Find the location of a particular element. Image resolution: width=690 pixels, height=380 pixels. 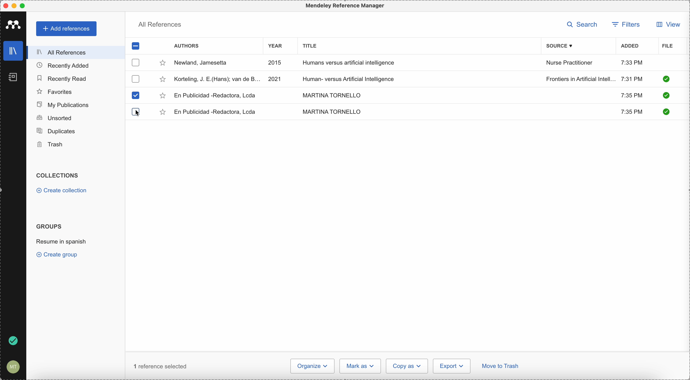

close program is located at coordinates (6, 6).